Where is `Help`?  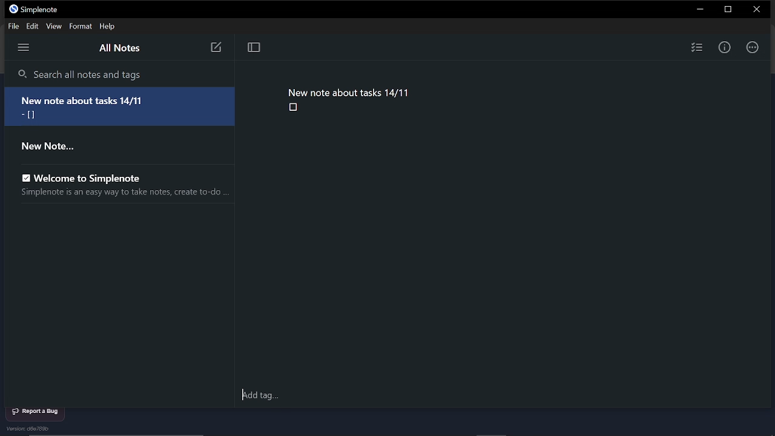 Help is located at coordinates (108, 27).